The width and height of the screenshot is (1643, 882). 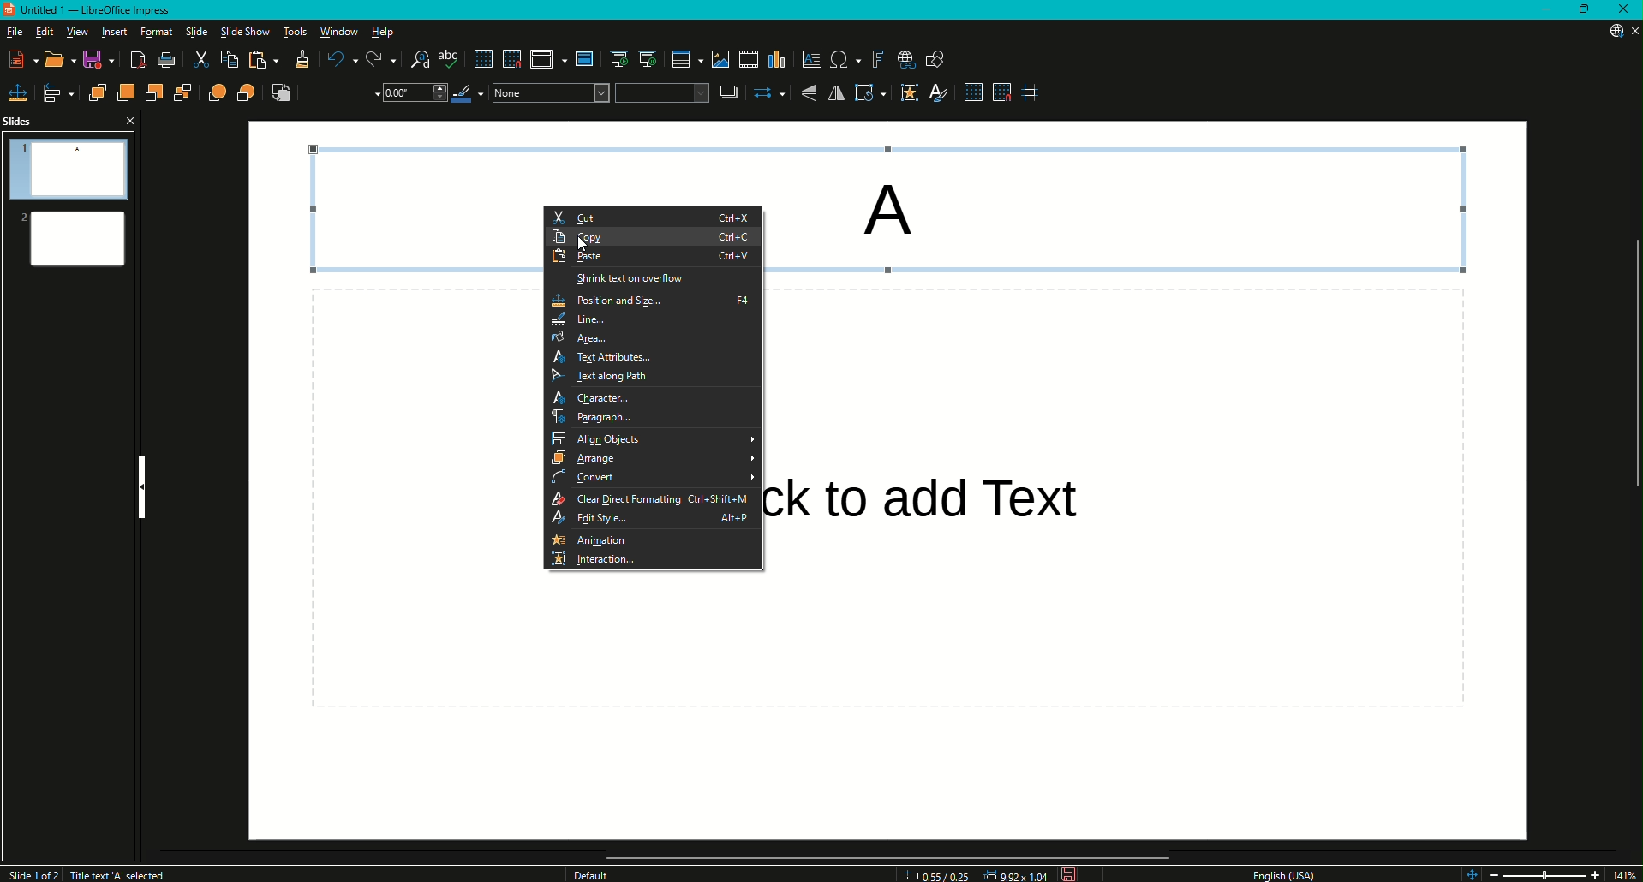 I want to click on Animation, so click(x=656, y=539).